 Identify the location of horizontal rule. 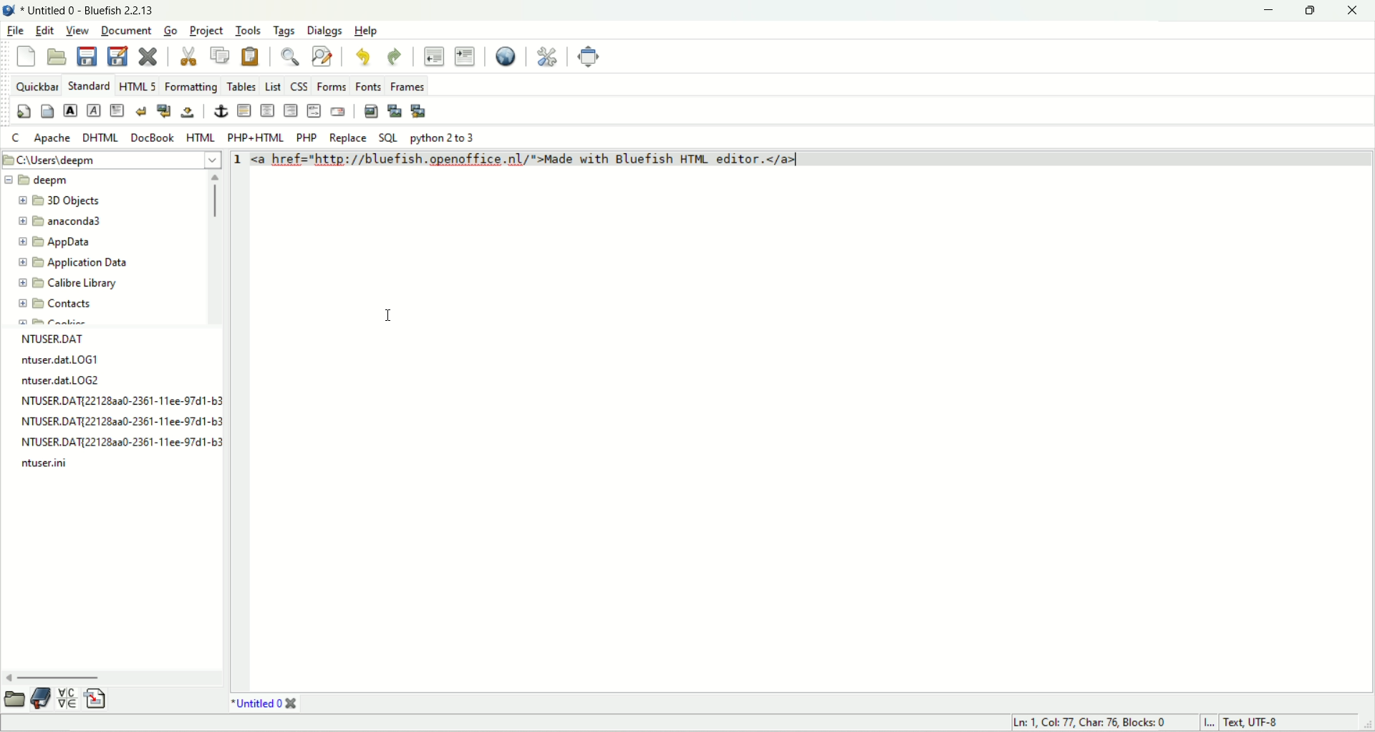
(243, 111).